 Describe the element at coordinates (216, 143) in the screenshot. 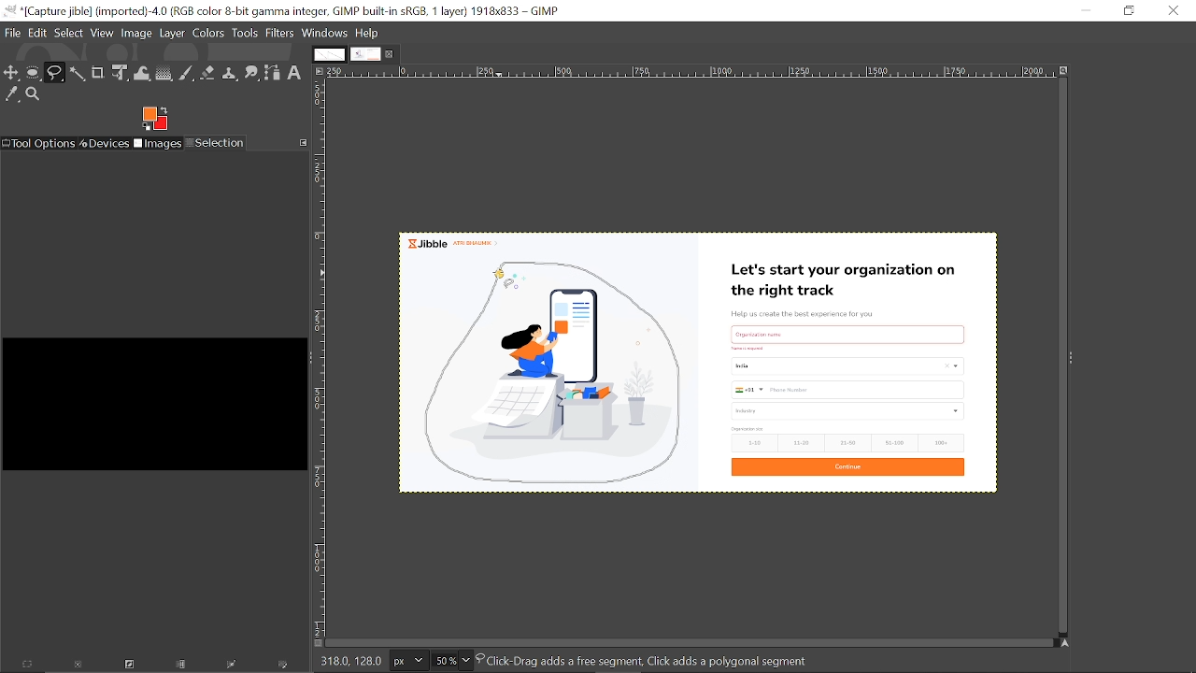

I see `Selection` at that location.